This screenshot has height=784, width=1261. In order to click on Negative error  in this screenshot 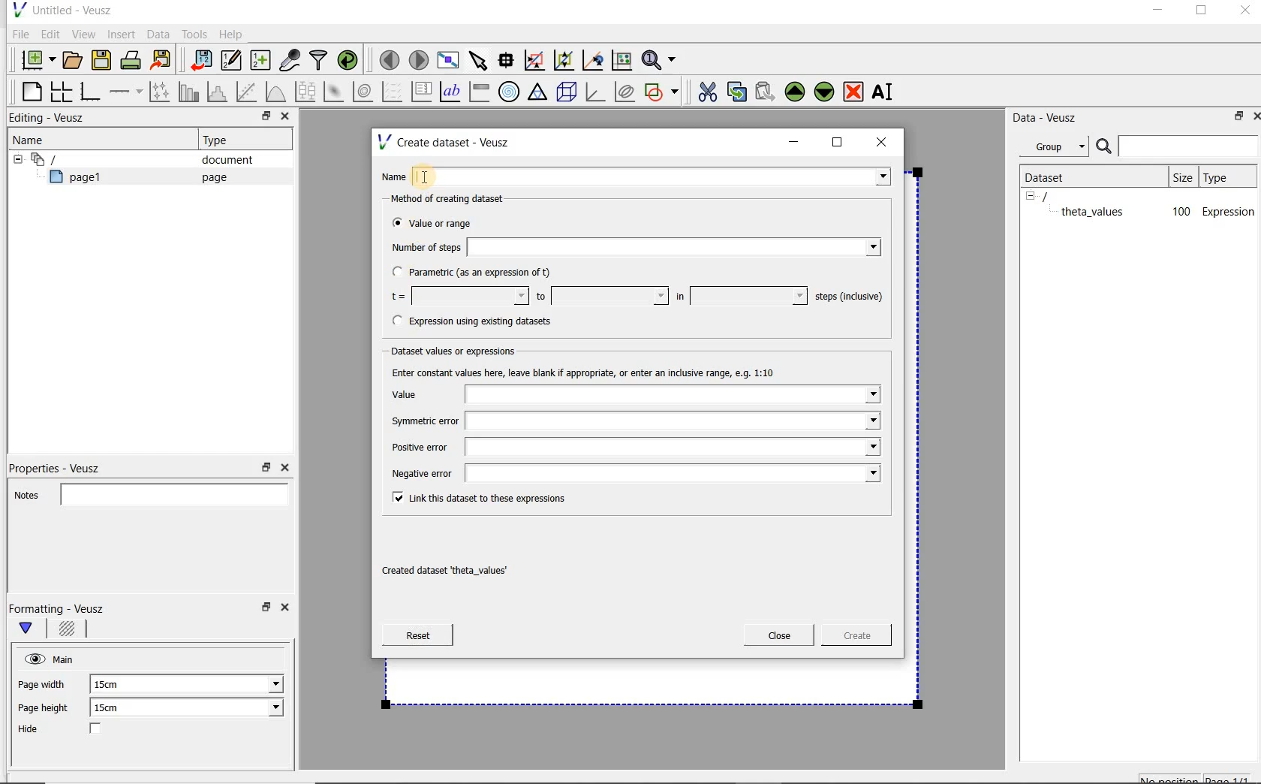, I will do `click(632, 474)`.